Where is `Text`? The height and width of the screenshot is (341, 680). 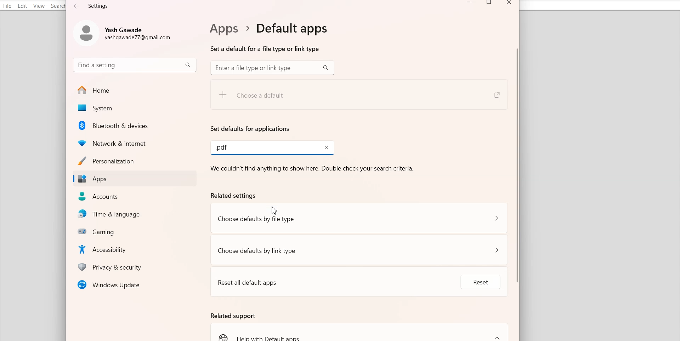
Text is located at coordinates (250, 128).